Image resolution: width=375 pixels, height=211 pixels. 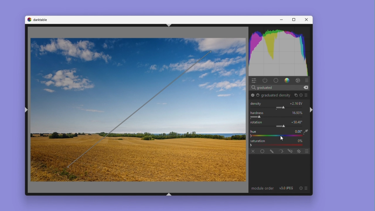 What do you see at coordinates (312, 110) in the screenshot?
I see `shift+ctrl+r ` at bounding box center [312, 110].